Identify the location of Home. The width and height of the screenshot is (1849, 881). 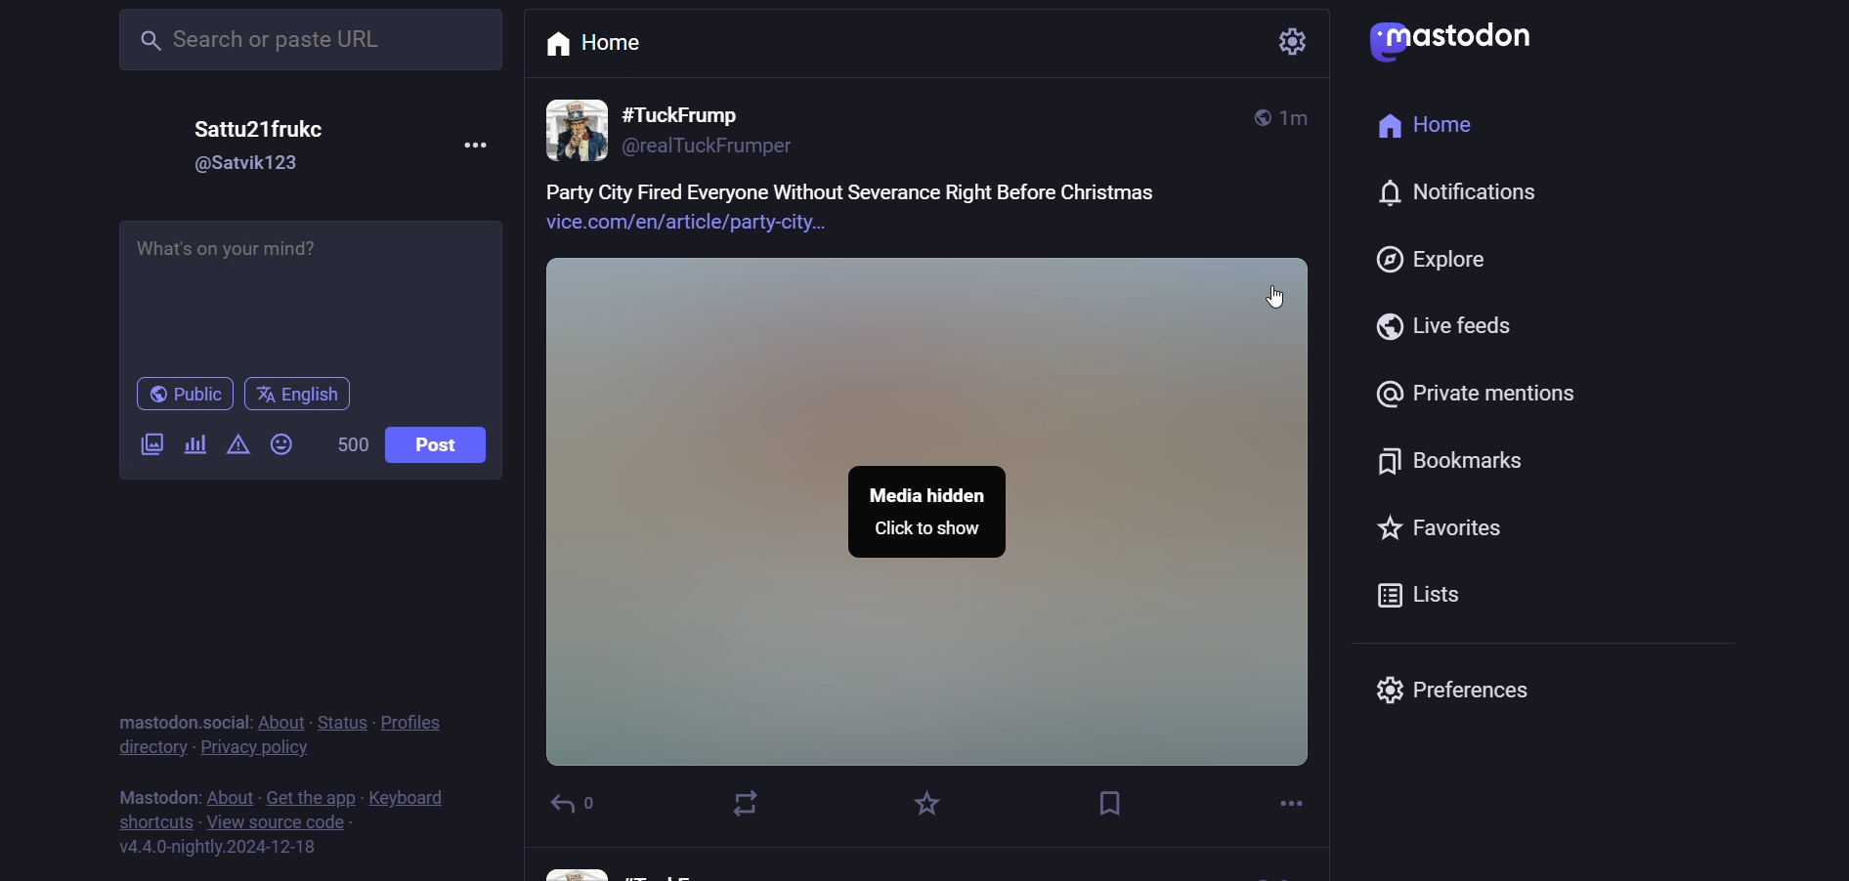
(1428, 127).